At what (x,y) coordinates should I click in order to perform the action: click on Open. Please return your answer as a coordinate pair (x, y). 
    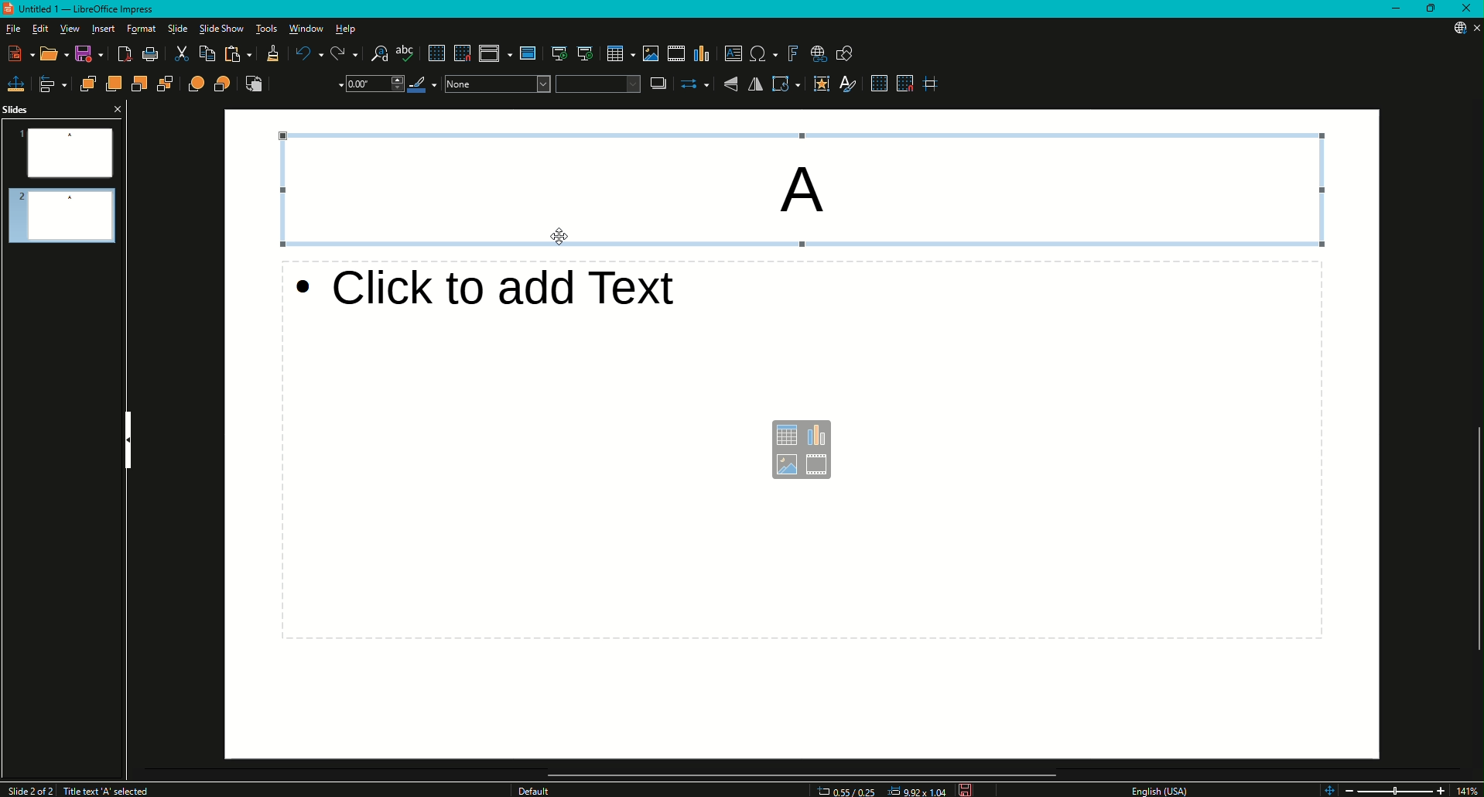
    Looking at the image, I should click on (49, 53).